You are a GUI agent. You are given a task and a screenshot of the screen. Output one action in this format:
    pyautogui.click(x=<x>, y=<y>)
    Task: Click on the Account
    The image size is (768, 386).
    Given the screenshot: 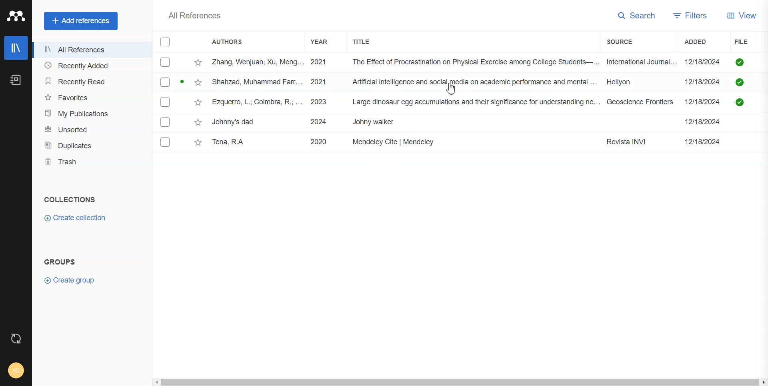 What is the action you would take?
    pyautogui.click(x=16, y=371)
    